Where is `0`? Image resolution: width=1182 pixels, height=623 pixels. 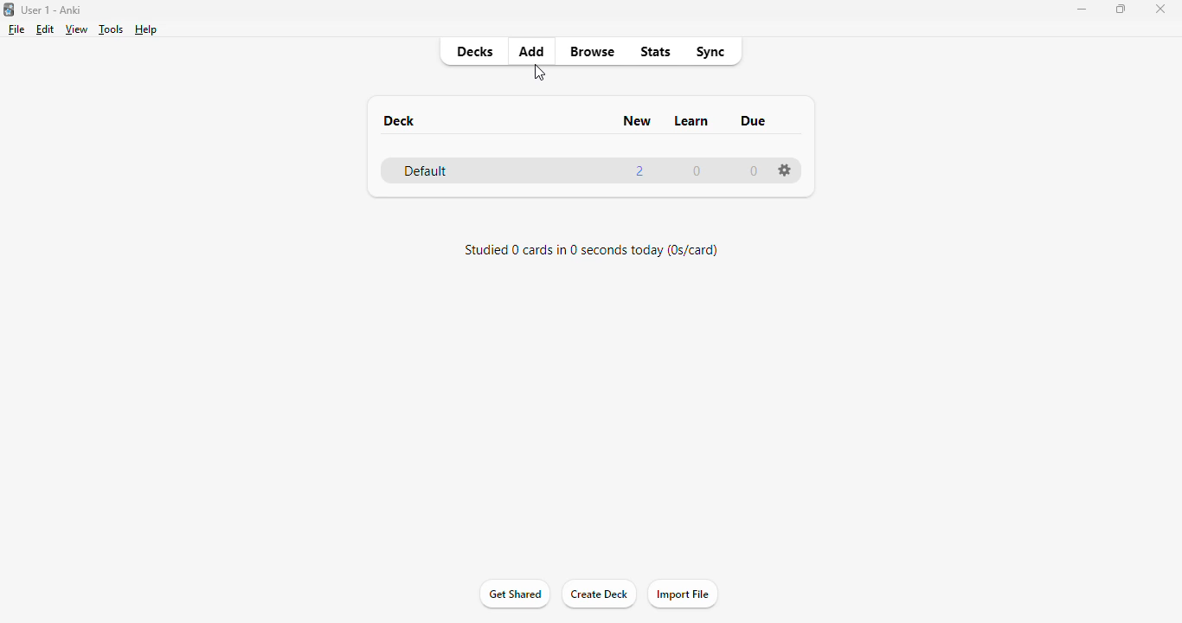
0 is located at coordinates (754, 170).